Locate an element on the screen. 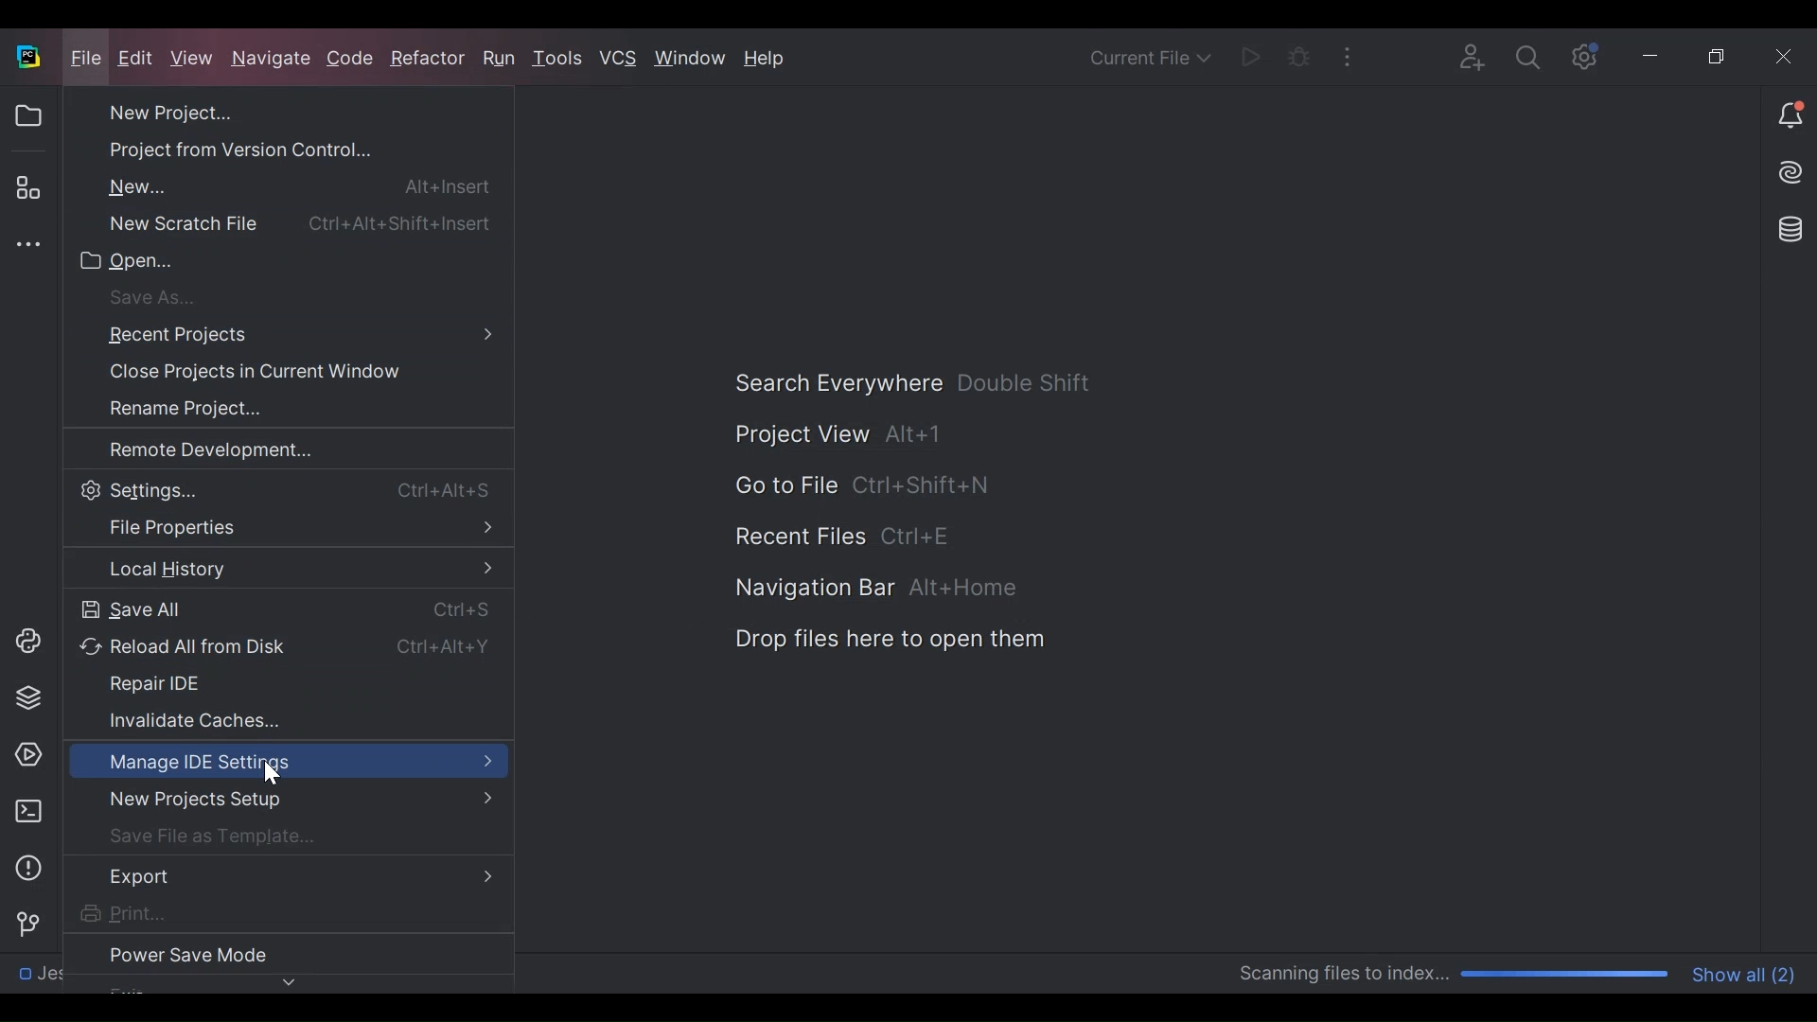 The image size is (1817, 1022). Navigation Bar is located at coordinates (871, 589).